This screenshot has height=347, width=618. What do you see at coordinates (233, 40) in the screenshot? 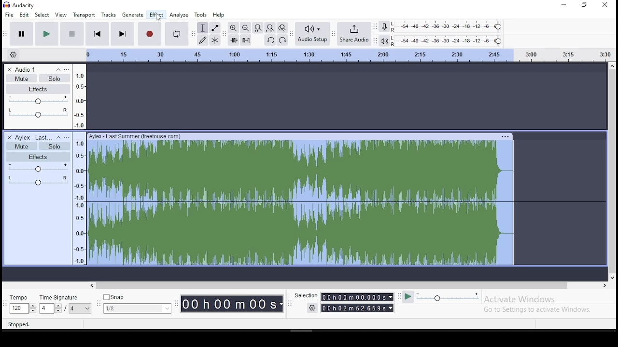
I see `trim audio outside selection` at bounding box center [233, 40].